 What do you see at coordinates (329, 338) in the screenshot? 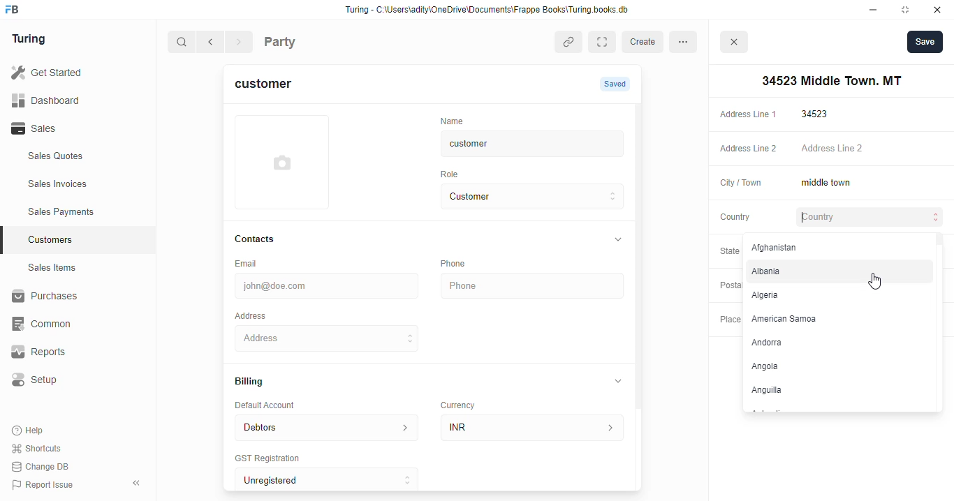
I see `34523 Middle Town. MT` at bounding box center [329, 338].